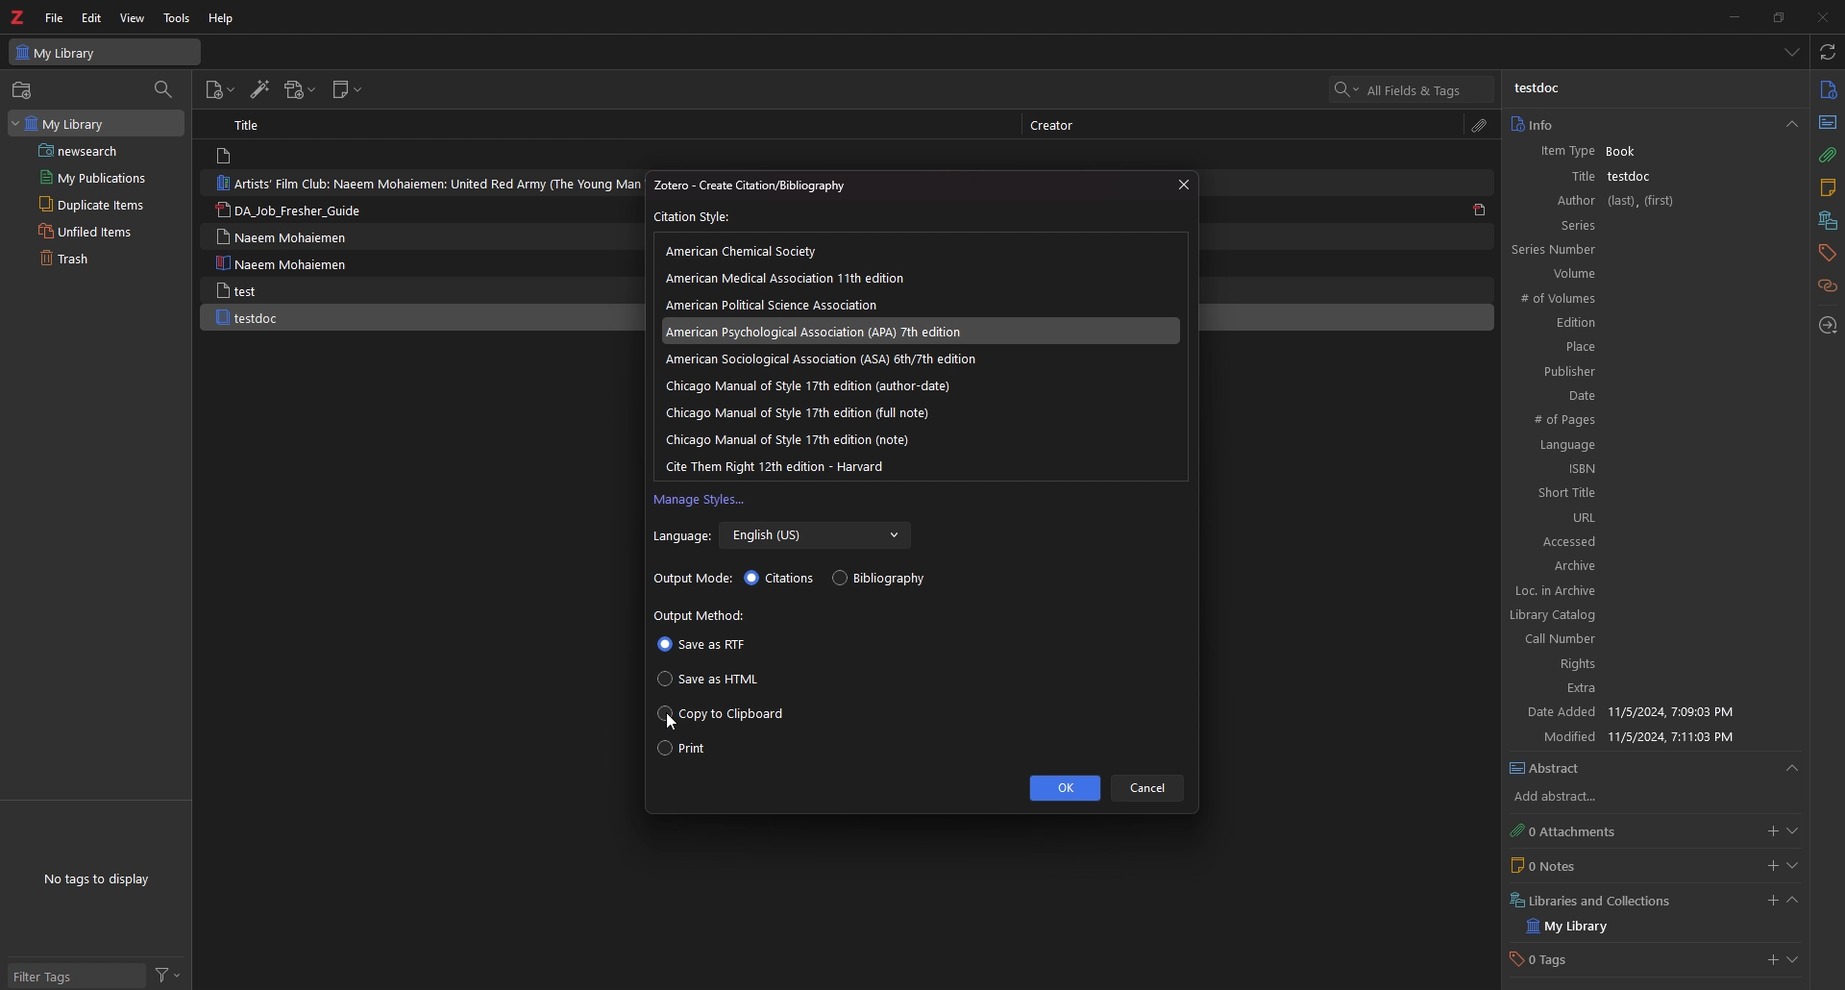 The image size is (1845, 990). Describe the element at coordinates (1793, 52) in the screenshot. I see `list all items` at that location.